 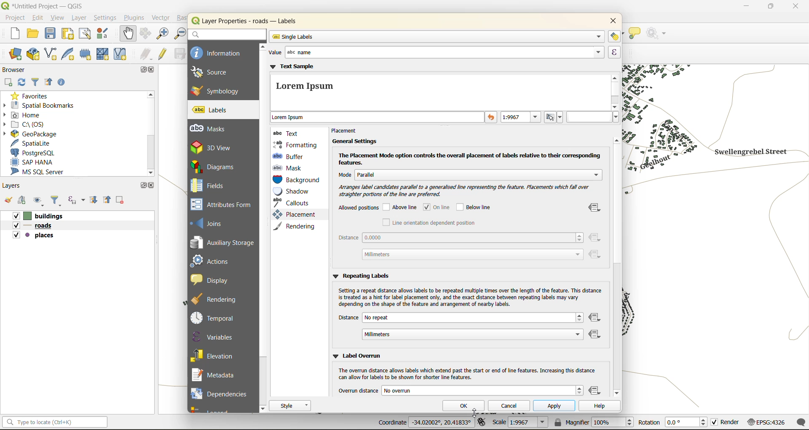 What do you see at coordinates (215, 90) in the screenshot?
I see `symbology` at bounding box center [215, 90].